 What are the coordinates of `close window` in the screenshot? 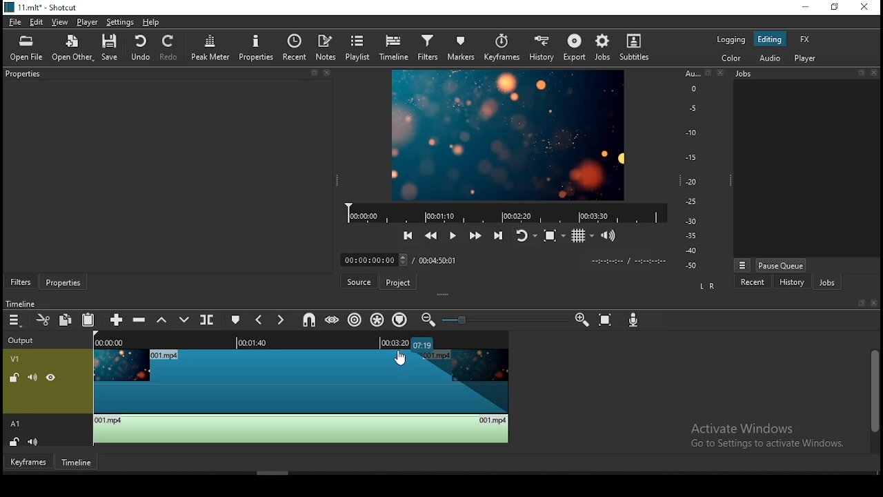 It's located at (863, 8).